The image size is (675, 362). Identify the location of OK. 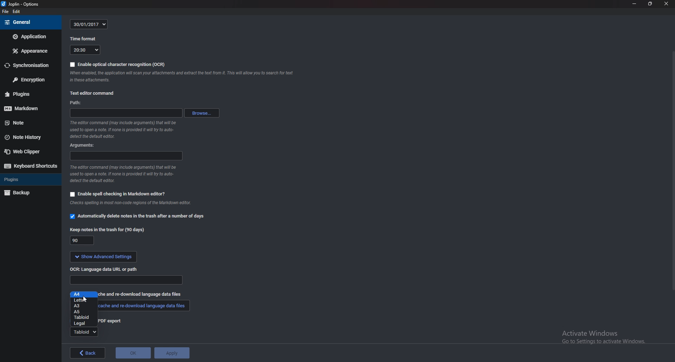
(133, 353).